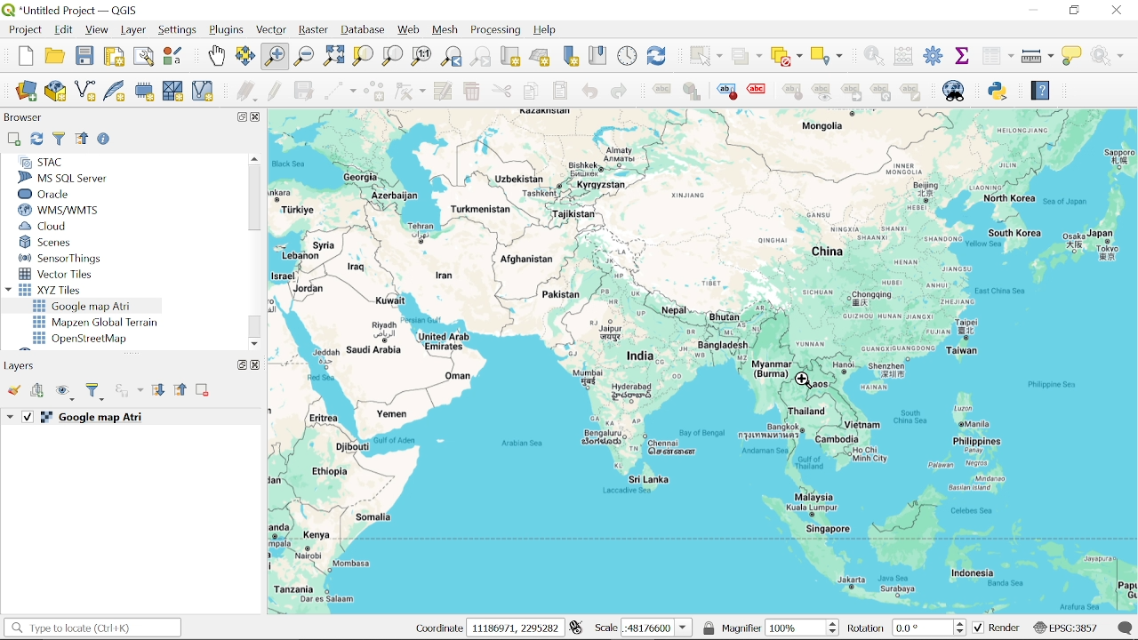  What do you see at coordinates (60, 258) in the screenshot?
I see `Sensor things` at bounding box center [60, 258].